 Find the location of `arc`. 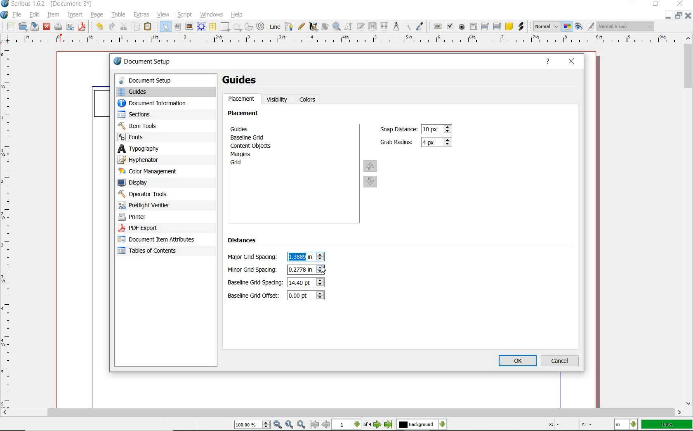

arc is located at coordinates (248, 27).